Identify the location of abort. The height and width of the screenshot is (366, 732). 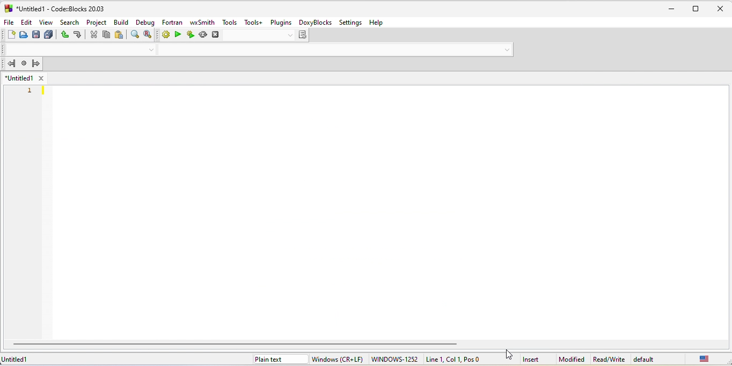
(215, 34).